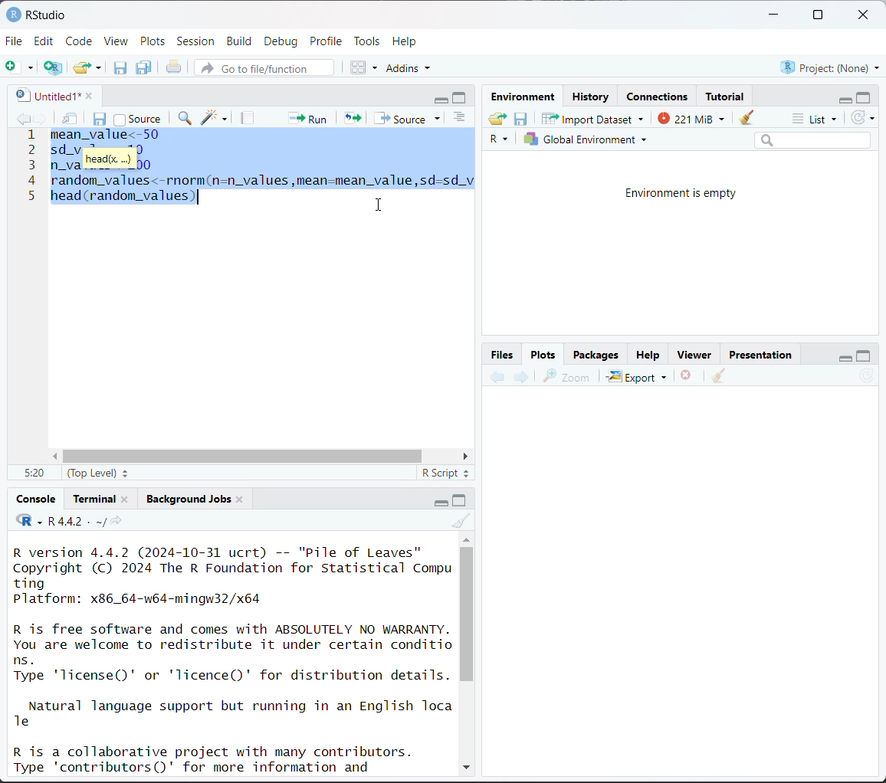 This screenshot has height=783, width=886. What do you see at coordinates (241, 41) in the screenshot?
I see `Build` at bounding box center [241, 41].